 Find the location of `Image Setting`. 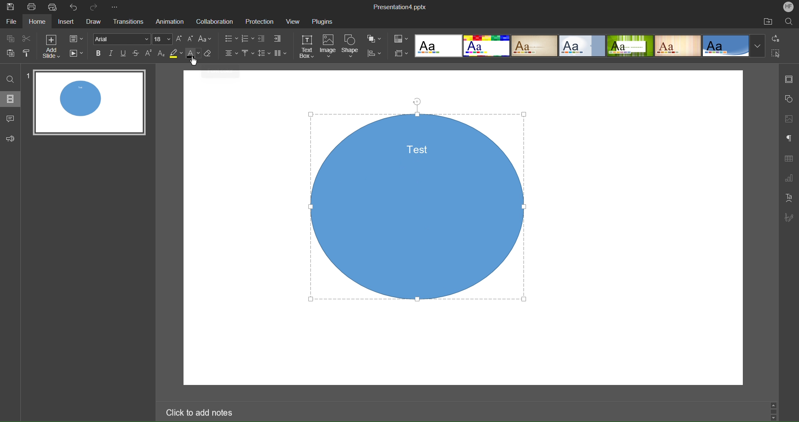

Image Setting is located at coordinates (788, 119).